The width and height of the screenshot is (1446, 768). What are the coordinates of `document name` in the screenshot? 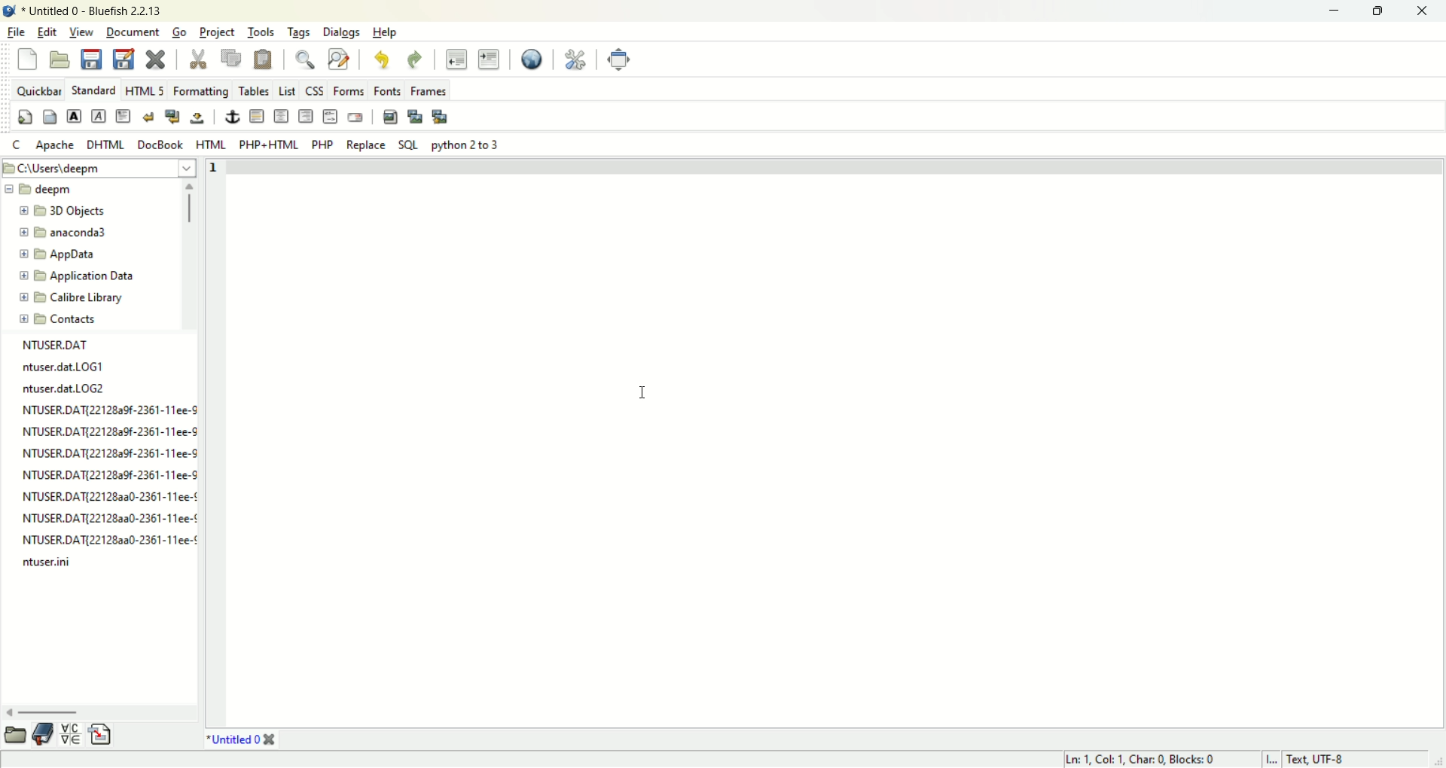 It's located at (230, 741).